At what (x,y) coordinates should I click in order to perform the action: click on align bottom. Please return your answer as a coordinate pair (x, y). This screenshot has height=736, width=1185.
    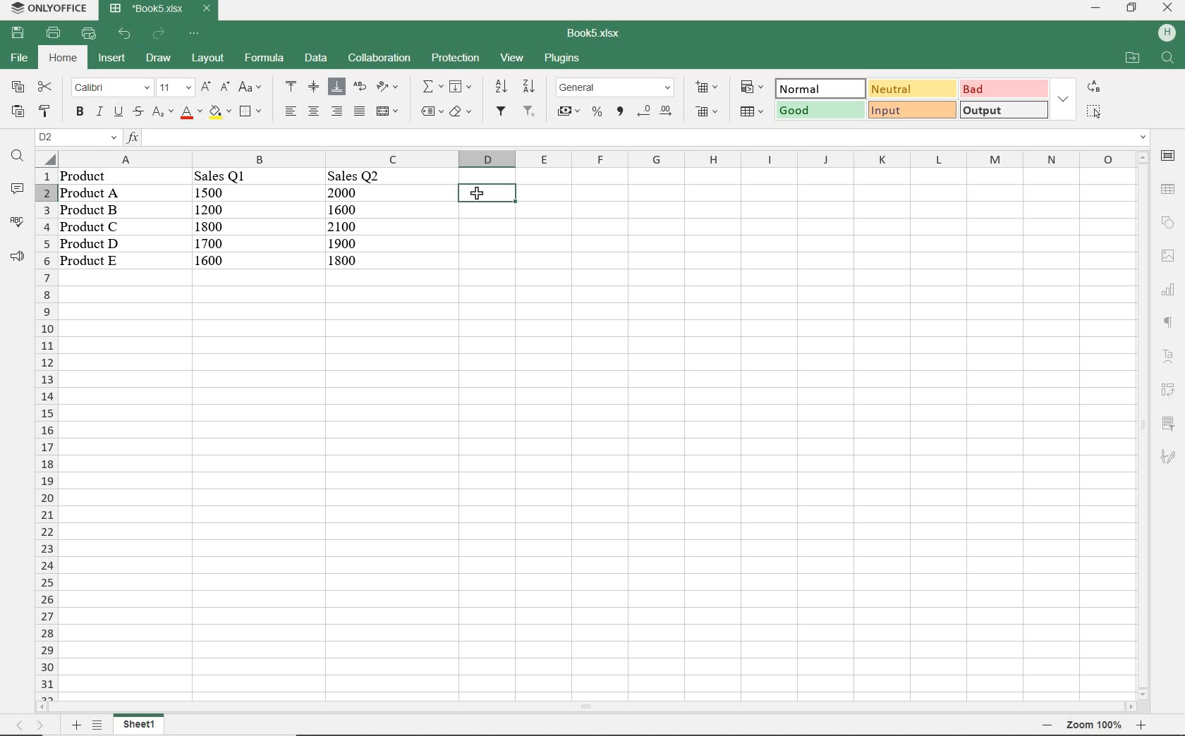
    Looking at the image, I should click on (336, 88).